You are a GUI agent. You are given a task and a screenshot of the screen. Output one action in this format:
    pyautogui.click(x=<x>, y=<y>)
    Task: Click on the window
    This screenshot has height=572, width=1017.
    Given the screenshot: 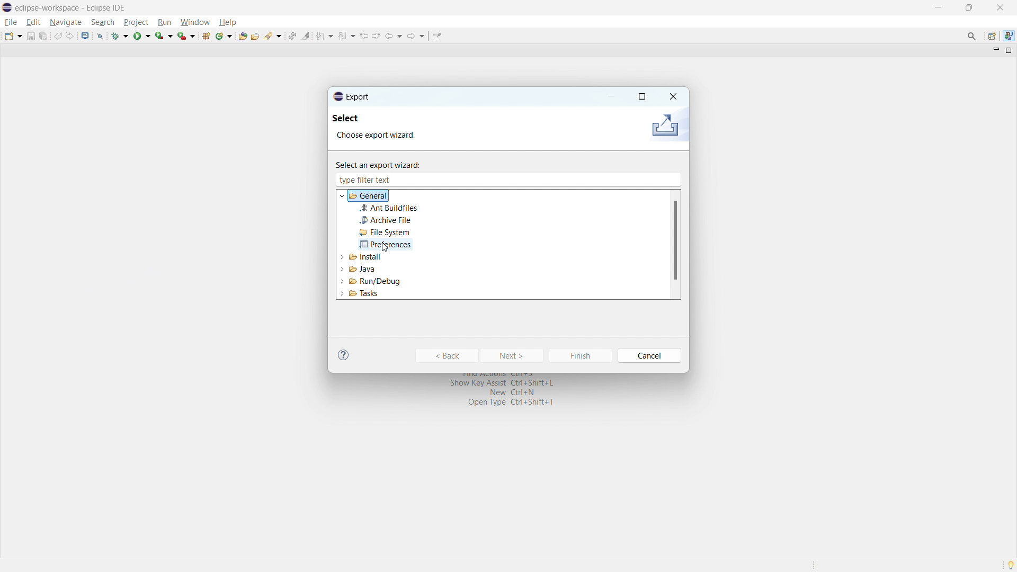 What is the action you would take?
    pyautogui.click(x=195, y=22)
    